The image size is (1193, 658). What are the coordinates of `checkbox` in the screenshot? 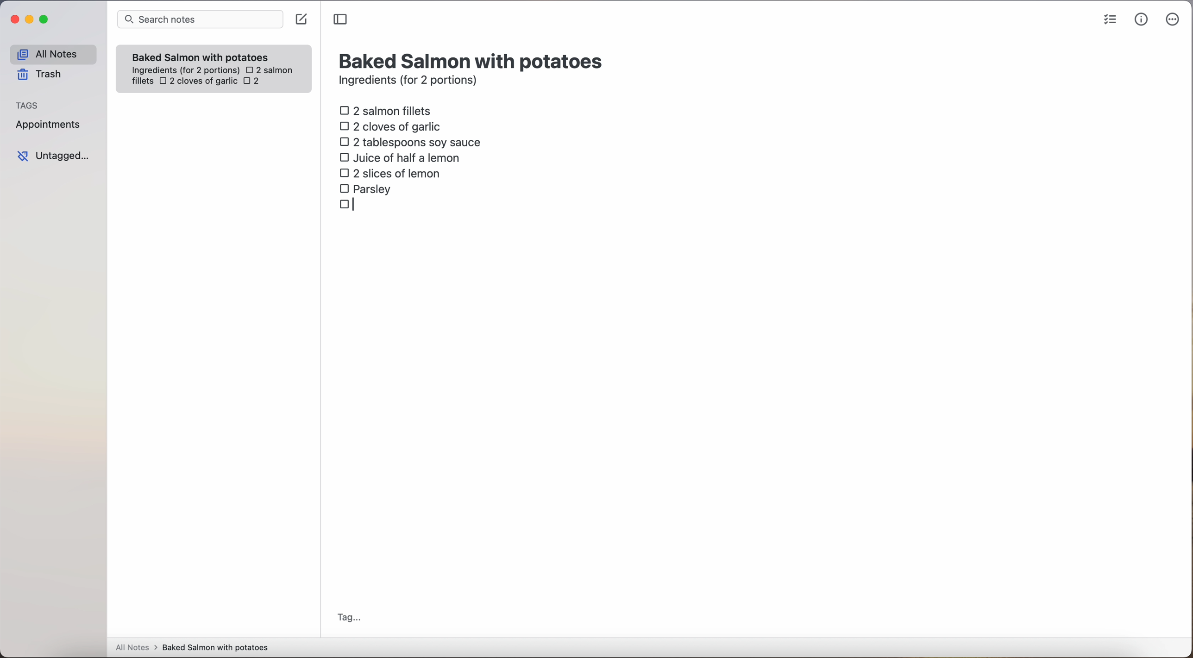 It's located at (351, 206).